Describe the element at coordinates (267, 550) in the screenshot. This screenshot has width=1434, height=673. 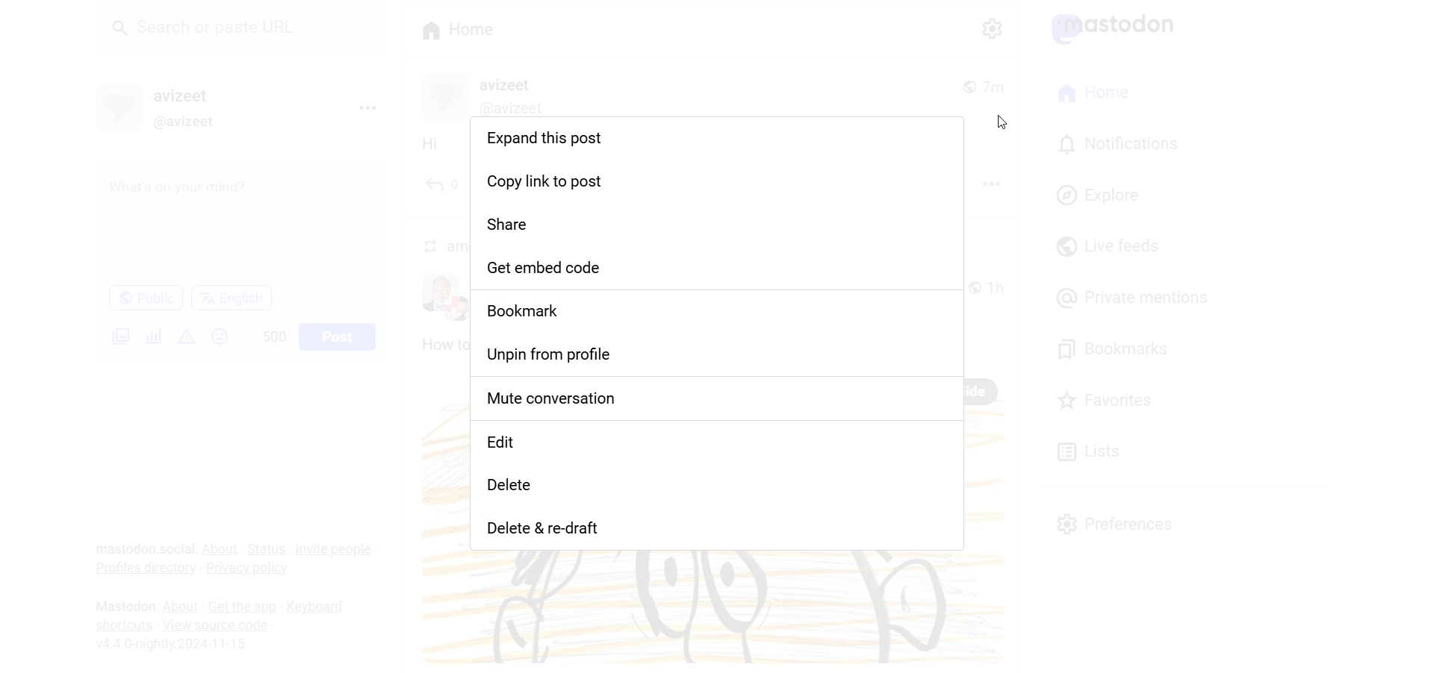
I see `Status` at that location.